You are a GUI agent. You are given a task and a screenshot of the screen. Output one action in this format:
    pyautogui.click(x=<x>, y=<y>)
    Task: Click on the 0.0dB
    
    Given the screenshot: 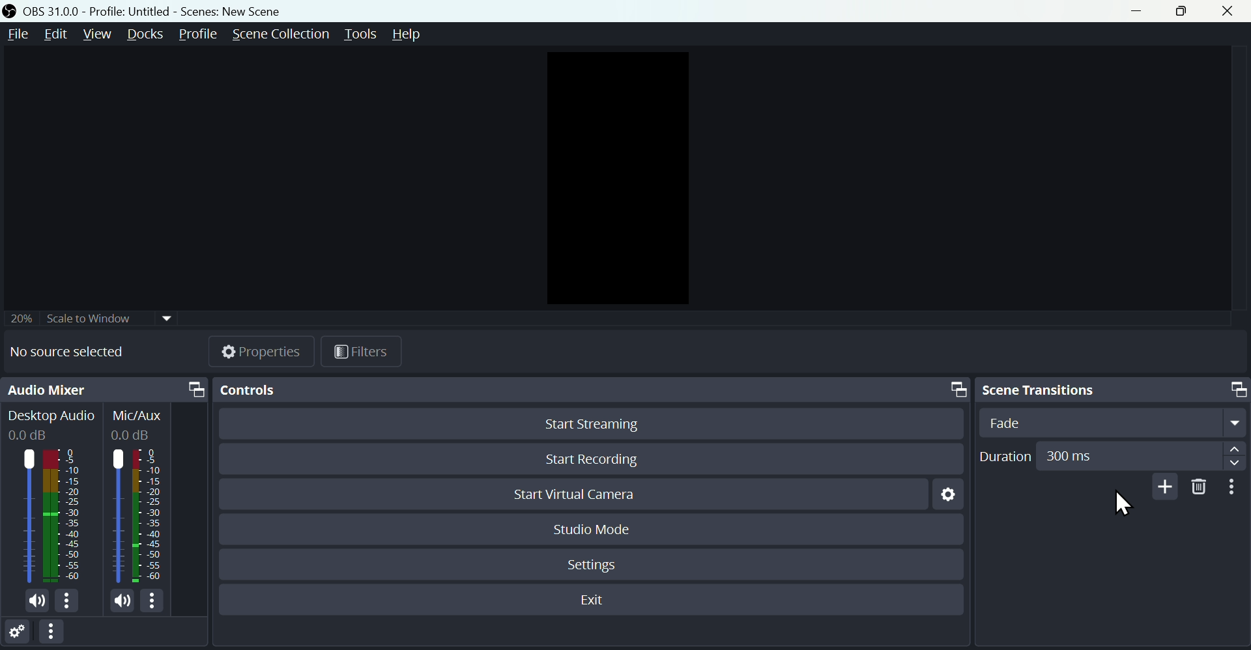 What is the action you would take?
    pyautogui.click(x=29, y=436)
    